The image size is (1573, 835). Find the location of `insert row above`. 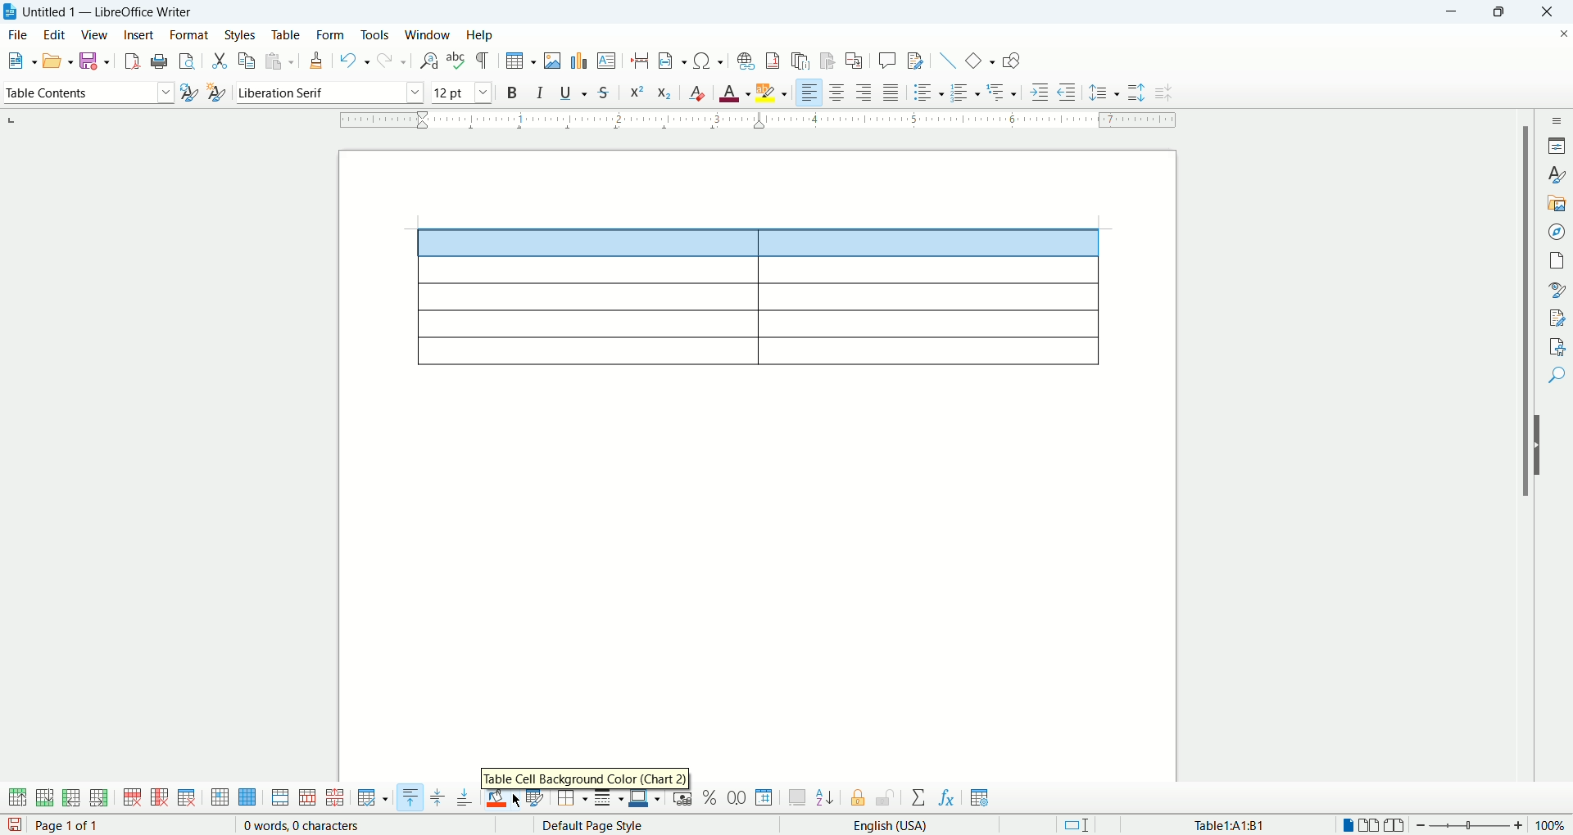

insert row above is located at coordinates (19, 797).